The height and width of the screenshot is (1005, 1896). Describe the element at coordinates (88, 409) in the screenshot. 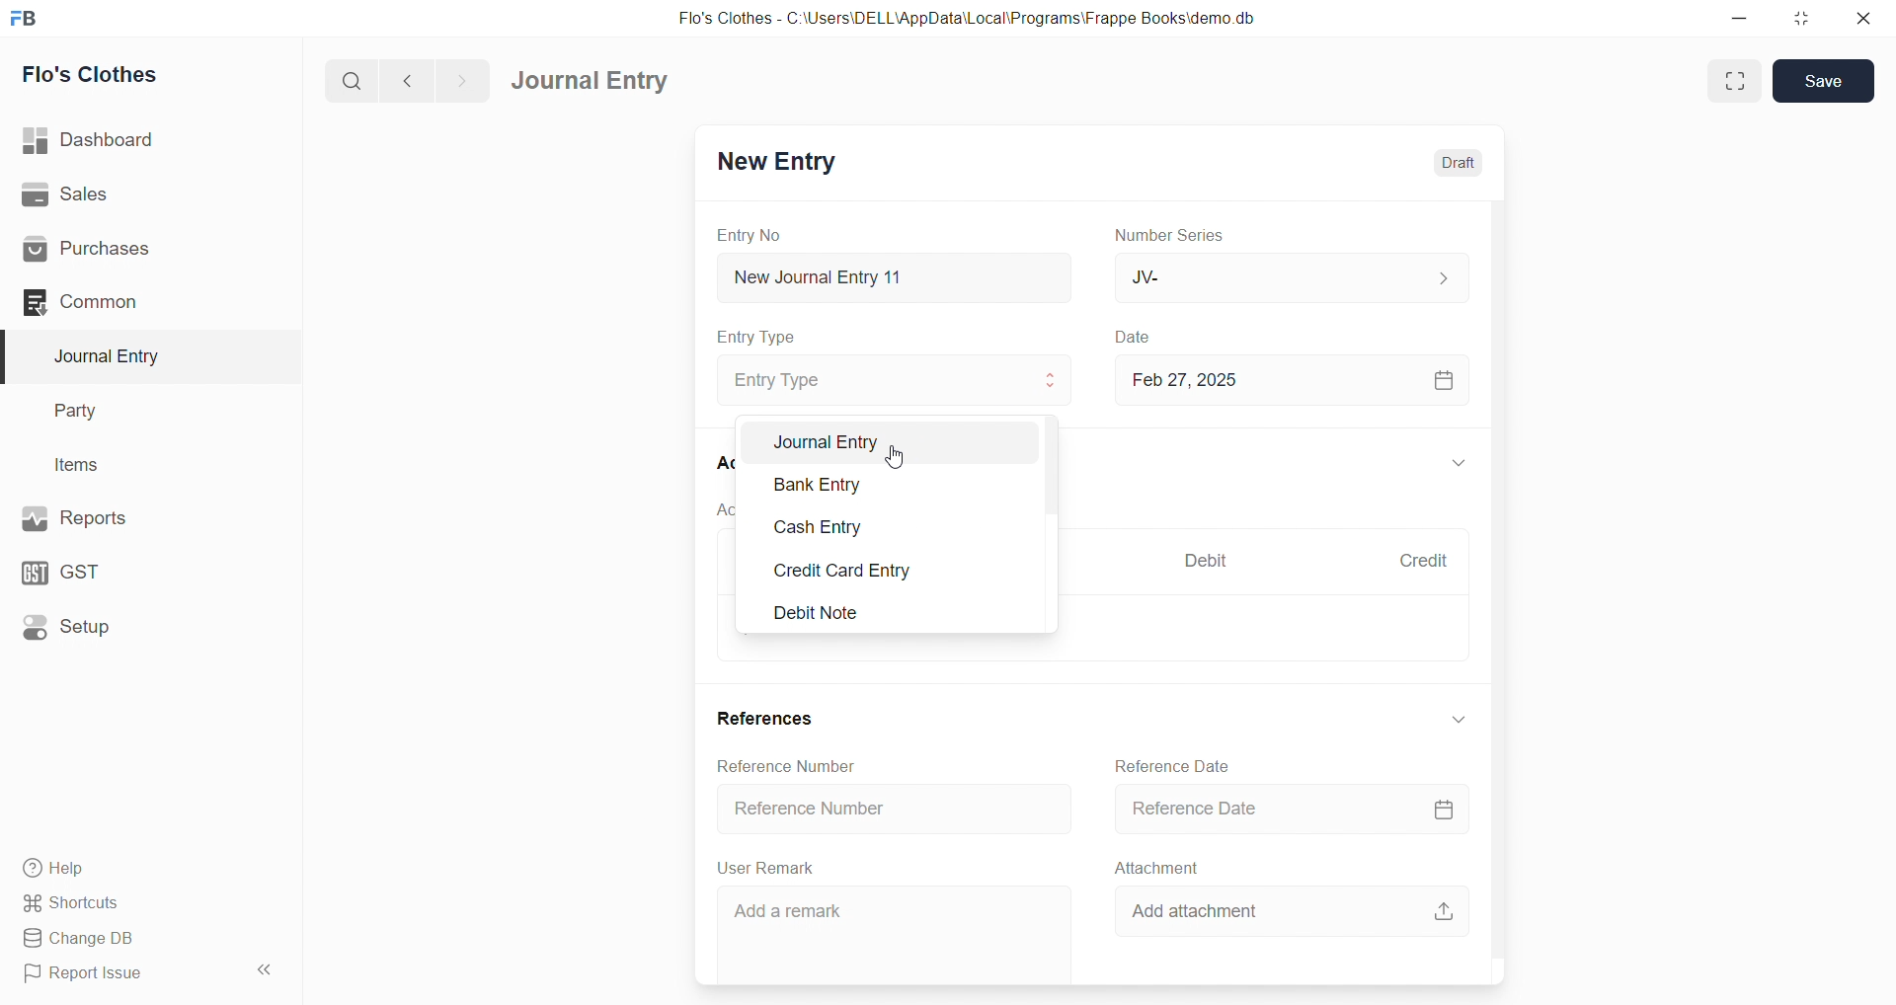

I see `Party` at that location.